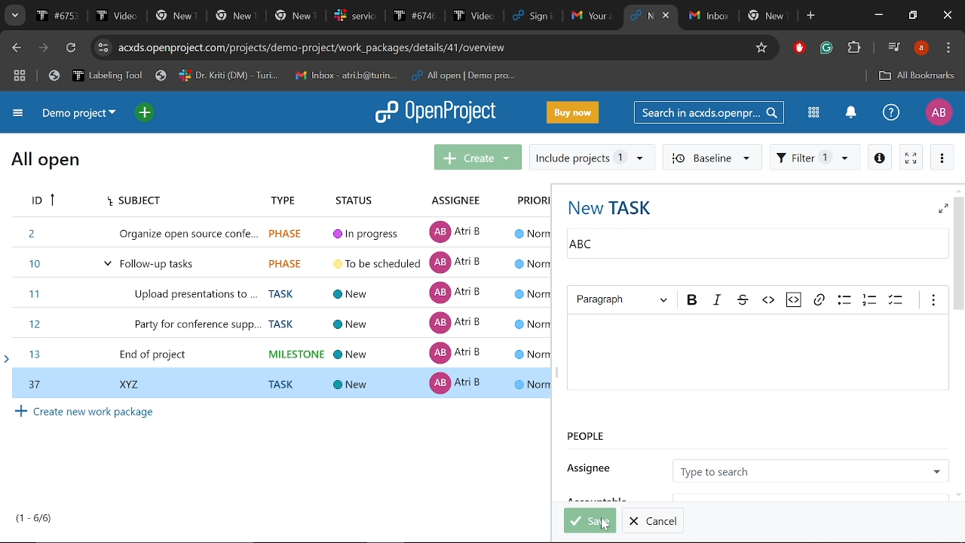 The height and width of the screenshot is (543, 965). What do you see at coordinates (83, 114) in the screenshot?
I see `Current project` at bounding box center [83, 114].